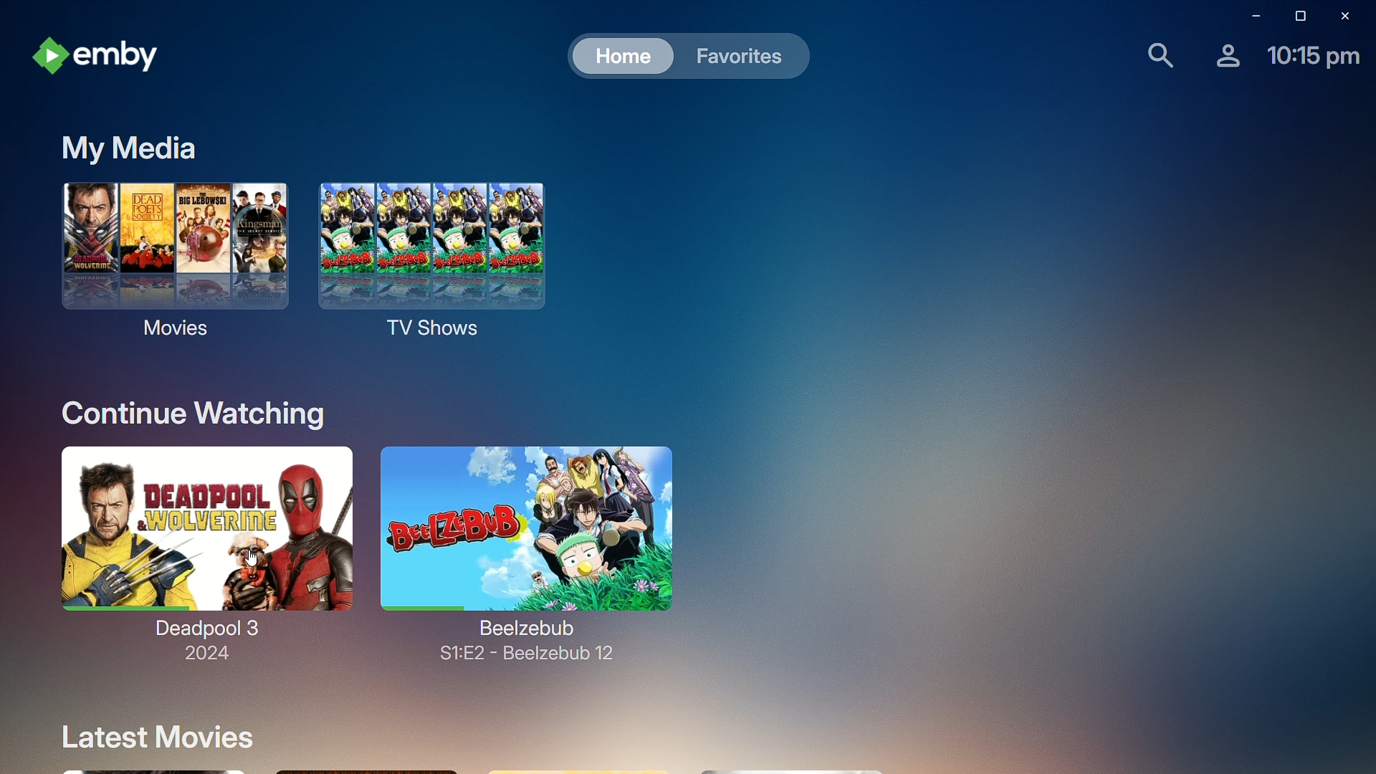 This screenshot has height=774, width=1376. What do you see at coordinates (156, 735) in the screenshot?
I see `Latest Movies` at bounding box center [156, 735].